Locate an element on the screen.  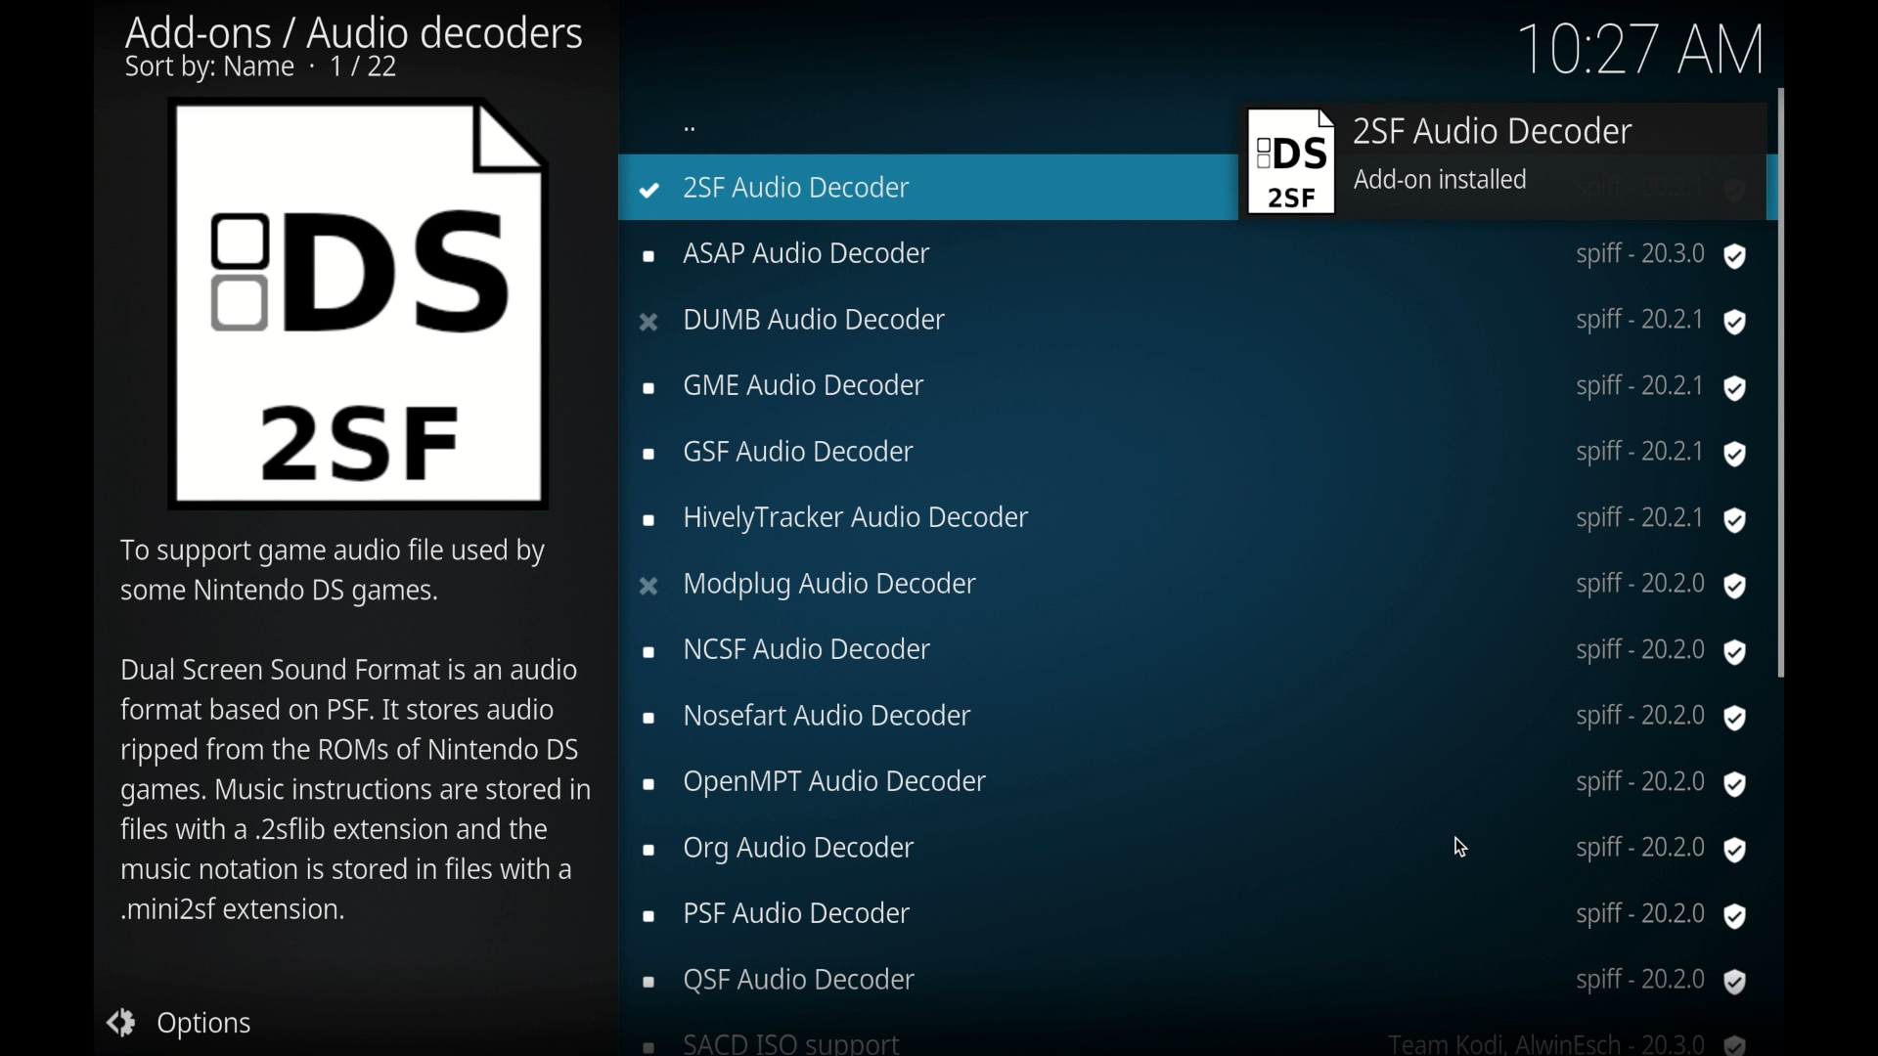
tick mark is located at coordinates (650, 191).